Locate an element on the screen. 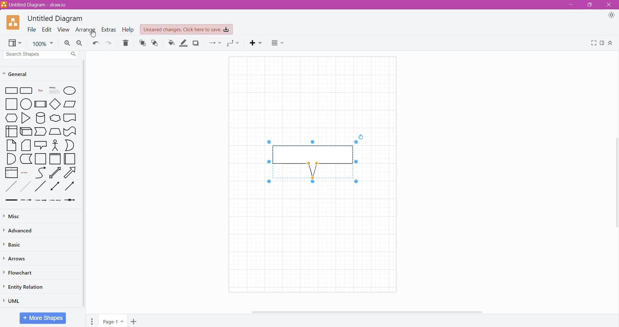  View is located at coordinates (15, 43).